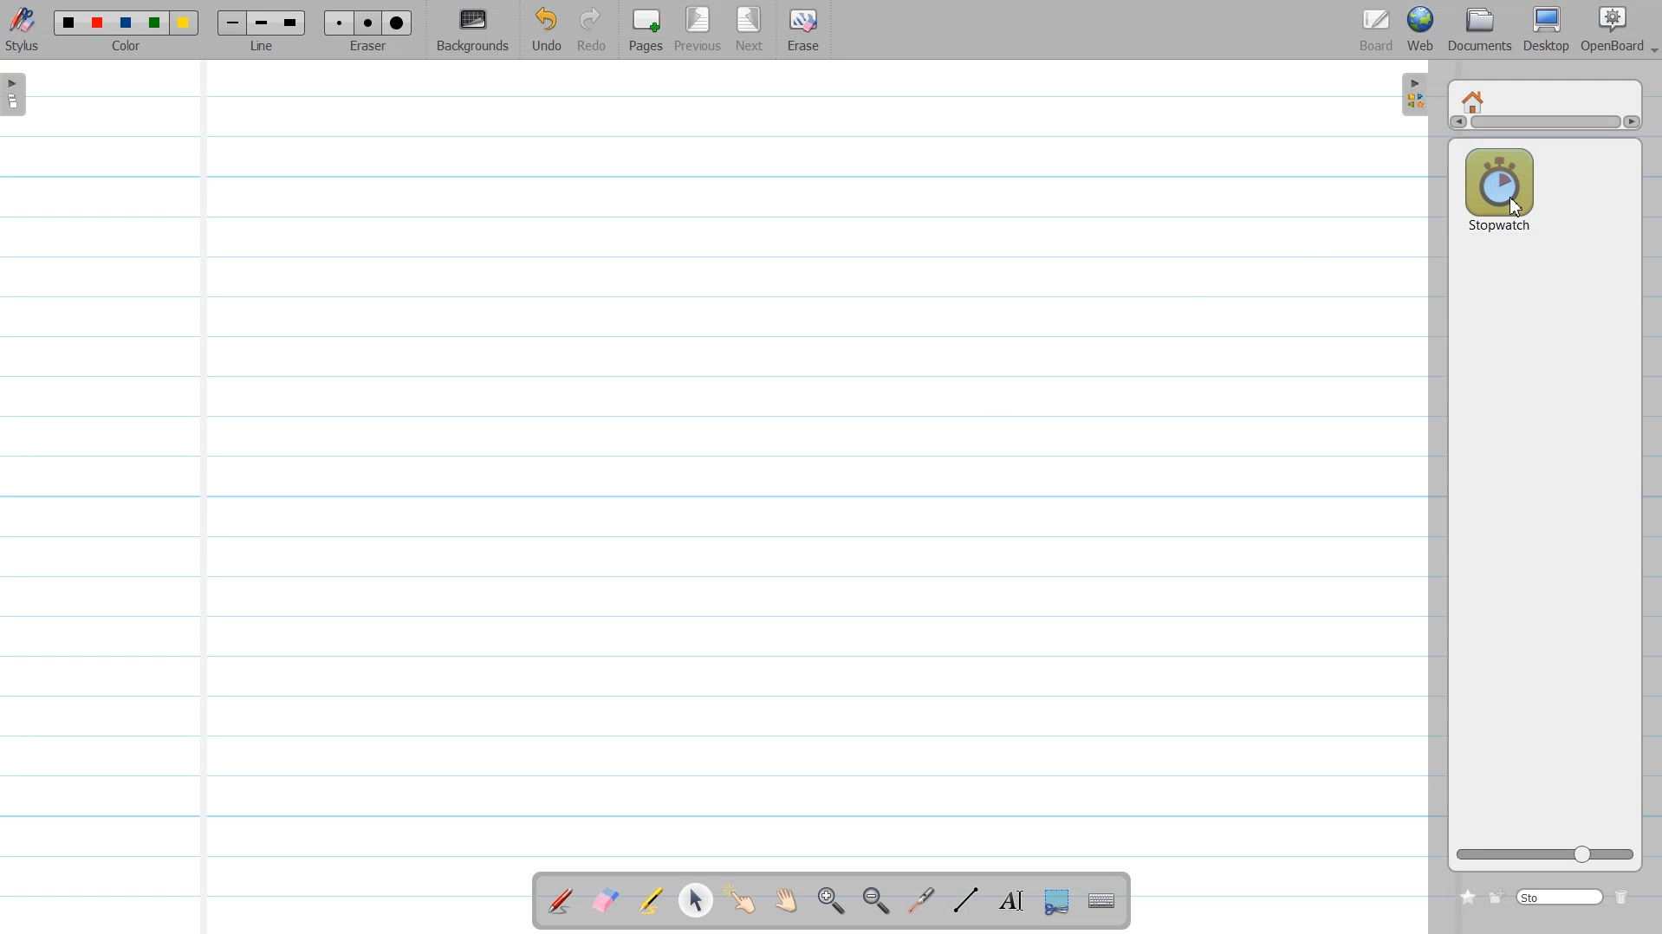 This screenshot has width=1662, height=934. What do you see at coordinates (968, 900) in the screenshot?
I see `Draw Line` at bounding box center [968, 900].